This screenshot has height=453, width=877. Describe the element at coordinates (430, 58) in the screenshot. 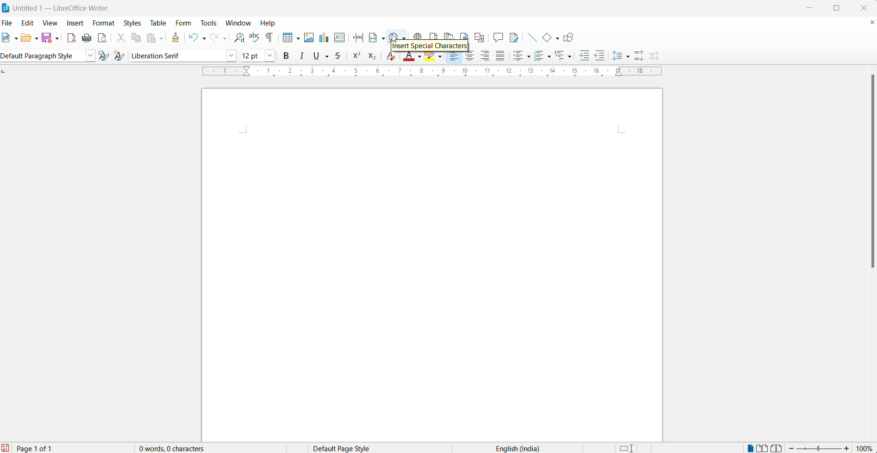

I see `character highlighting icon` at that location.